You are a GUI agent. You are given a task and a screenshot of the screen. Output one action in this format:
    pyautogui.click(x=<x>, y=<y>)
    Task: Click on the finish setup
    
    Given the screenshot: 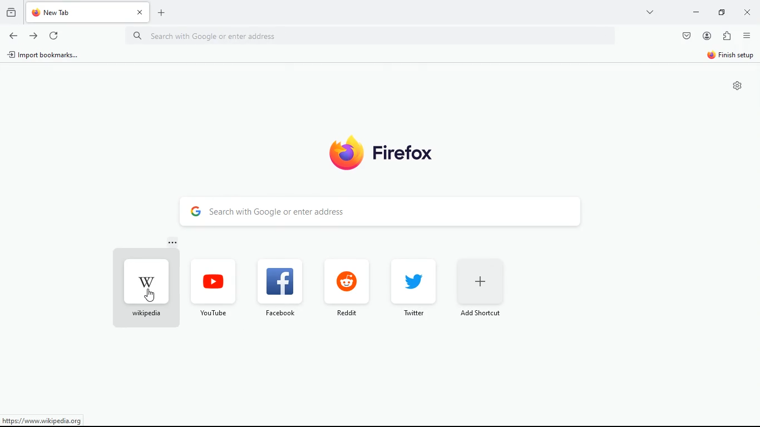 What is the action you would take?
    pyautogui.click(x=728, y=54)
    